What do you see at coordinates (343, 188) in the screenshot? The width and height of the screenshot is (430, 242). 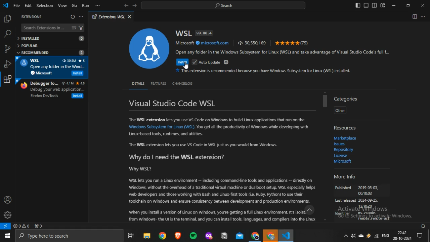 I see `Published` at bounding box center [343, 188].